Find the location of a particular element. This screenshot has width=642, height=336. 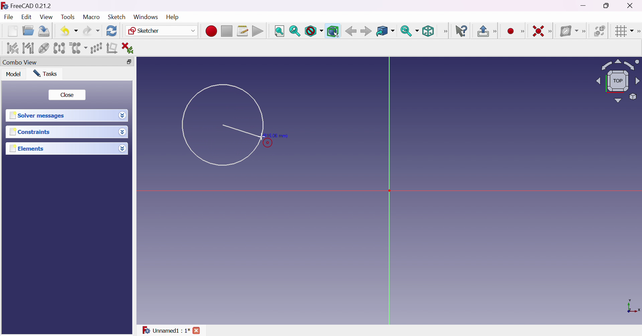

Viewing angle is located at coordinates (617, 81).